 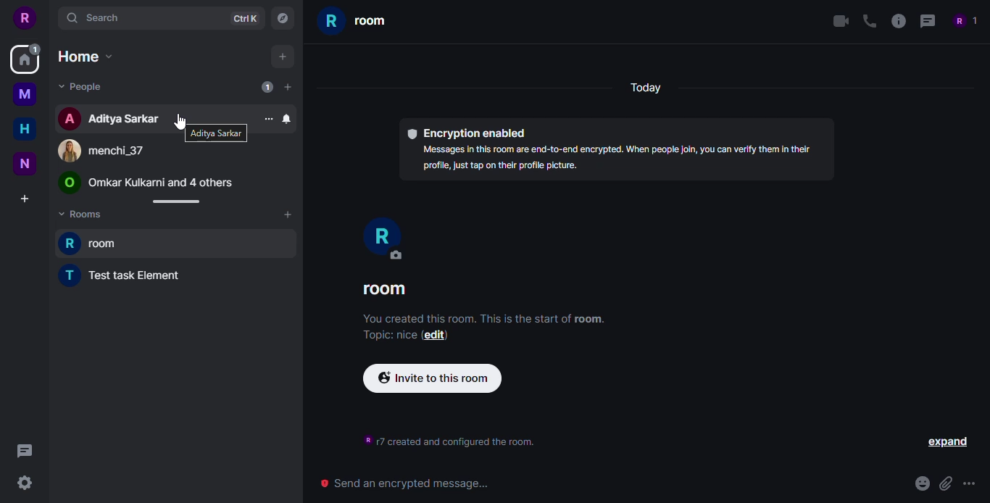 I want to click on quick settings, so click(x=24, y=482).